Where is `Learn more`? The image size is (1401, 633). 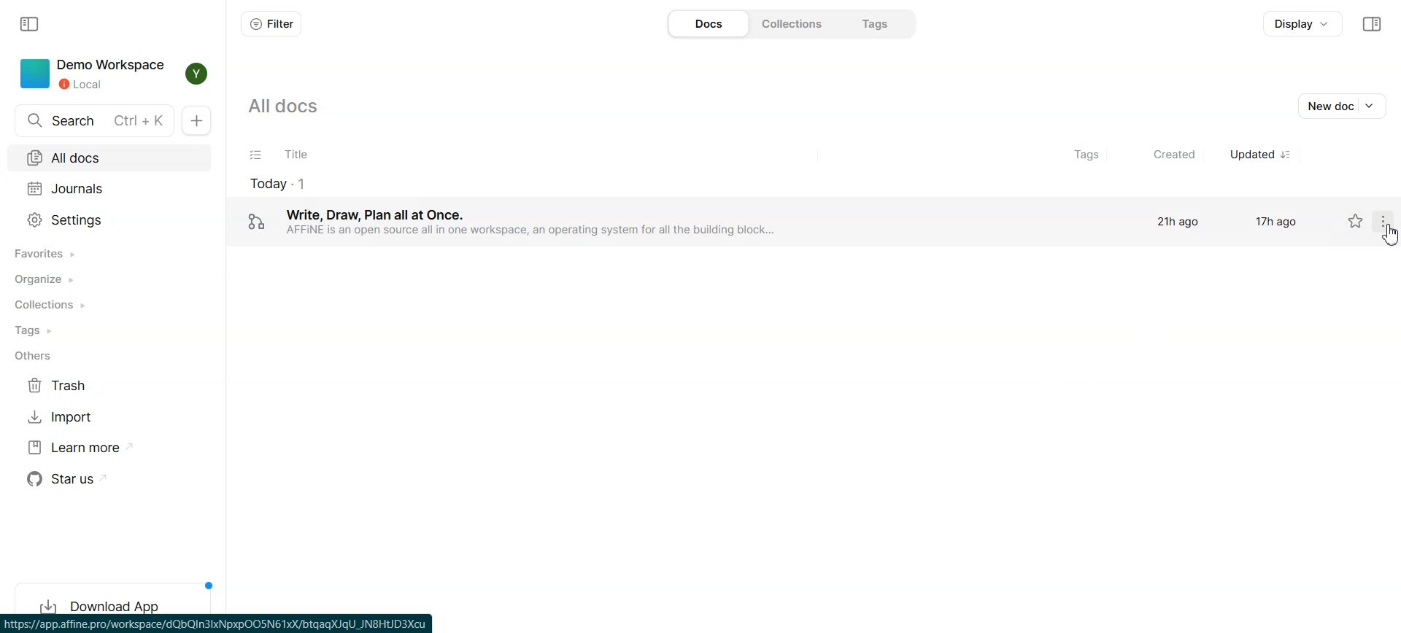
Learn more is located at coordinates (111, 448).